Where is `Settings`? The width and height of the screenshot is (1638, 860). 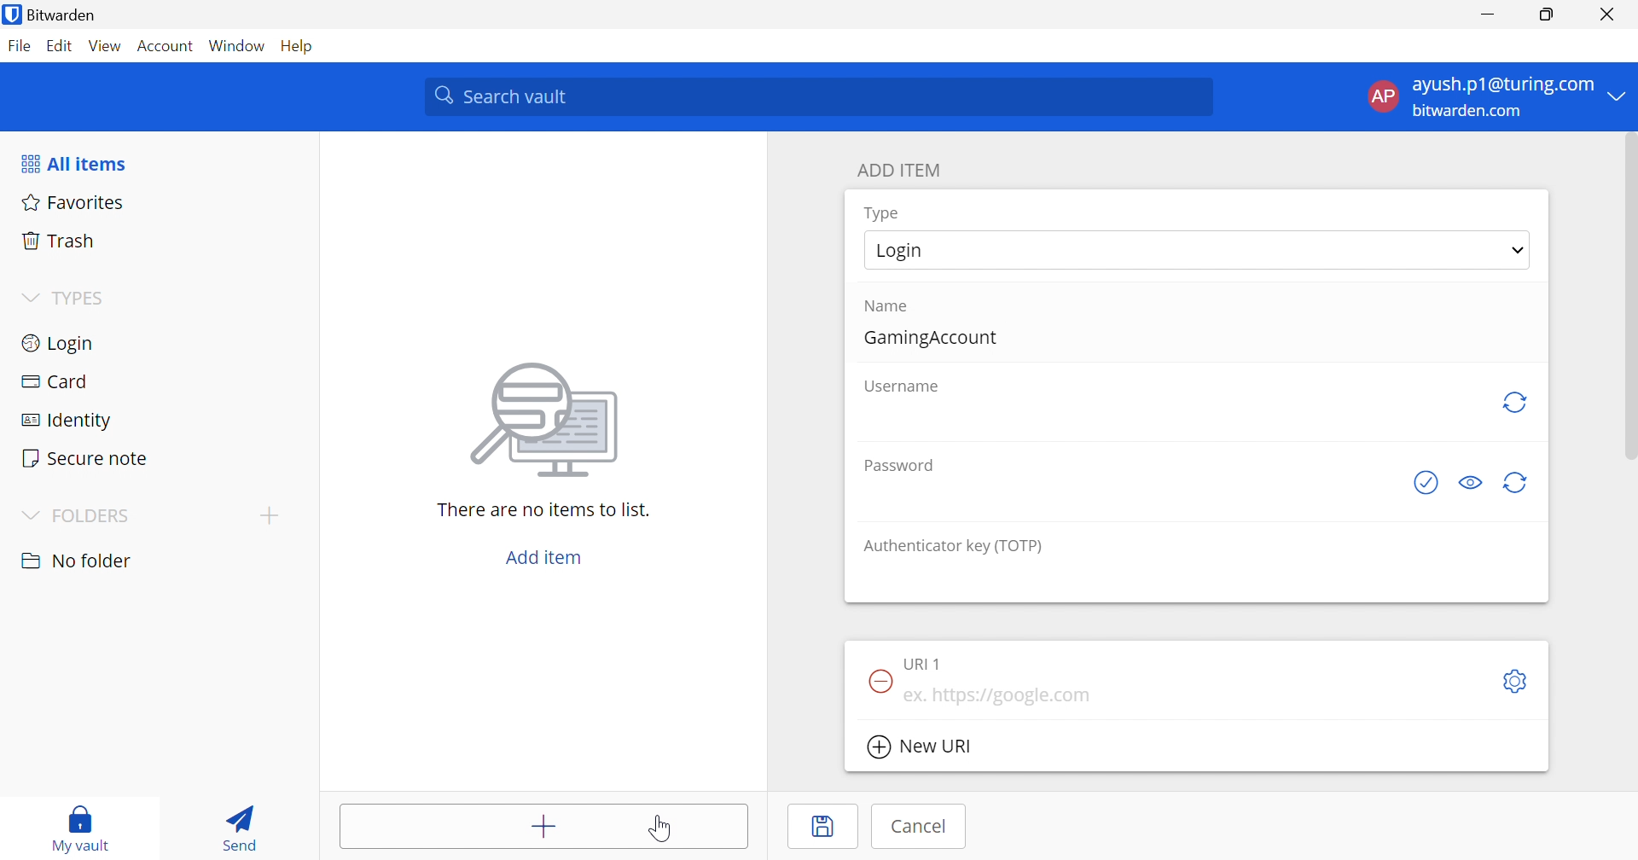
Settings is located at coordinates (1519, 681).